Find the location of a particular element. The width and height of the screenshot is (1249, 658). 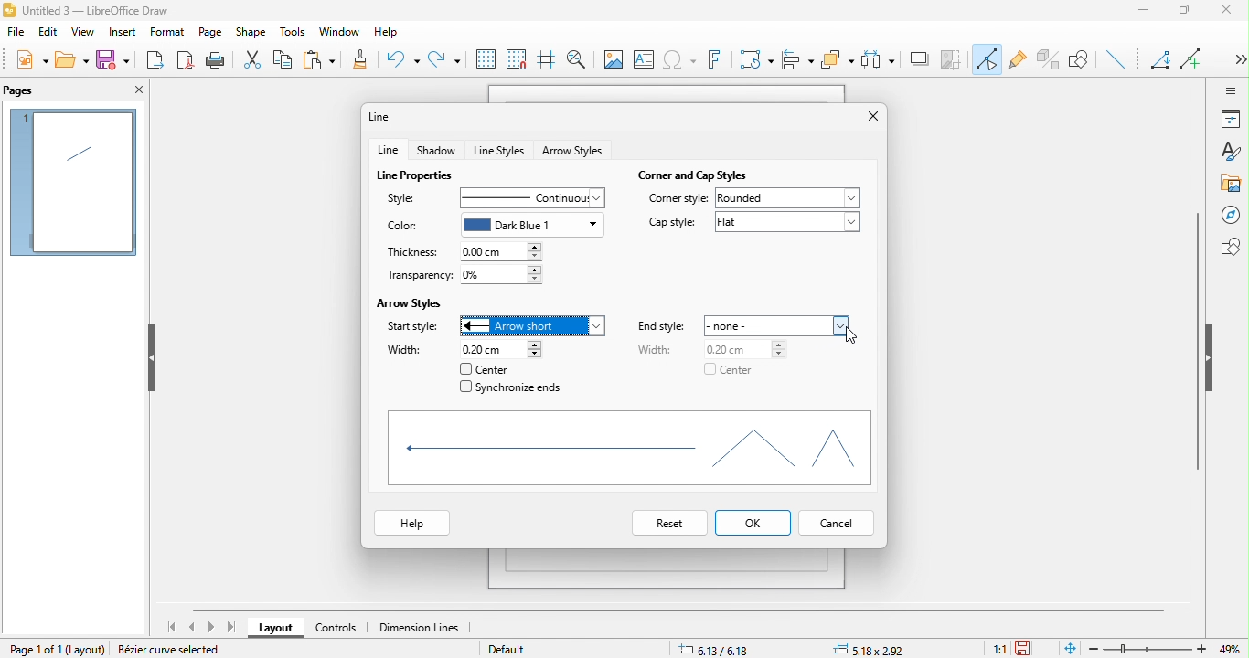

shadow is located at coordinates (921, 59).